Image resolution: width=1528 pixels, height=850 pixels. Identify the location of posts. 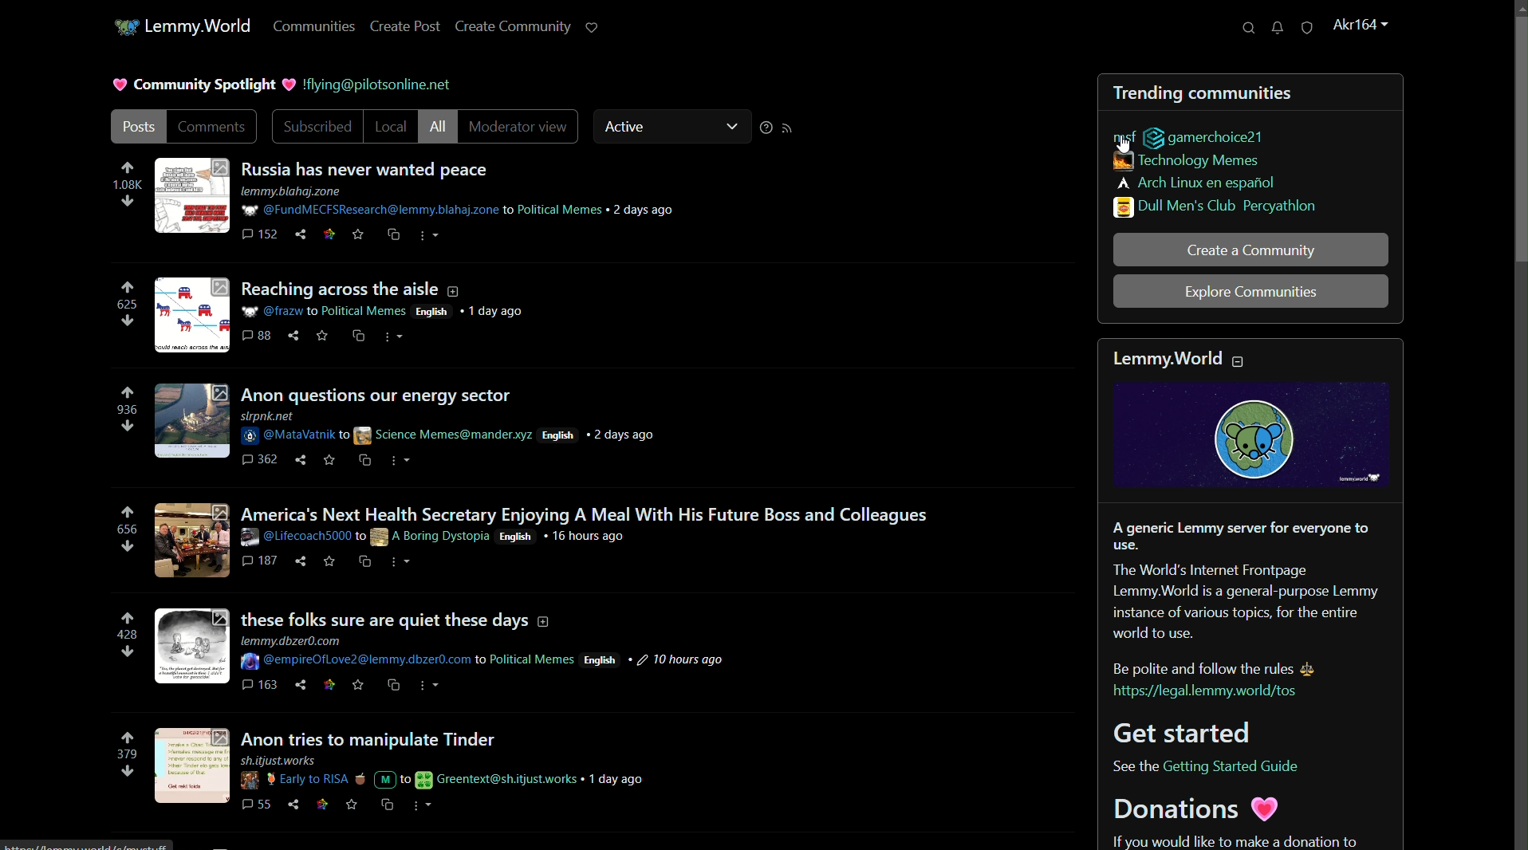
(137, 128).